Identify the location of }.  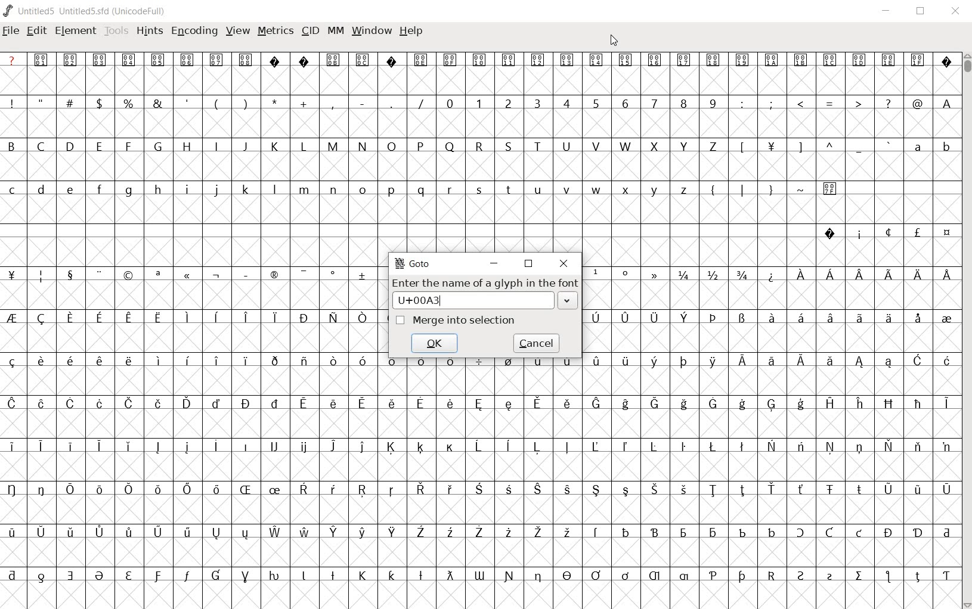
(770, 188).